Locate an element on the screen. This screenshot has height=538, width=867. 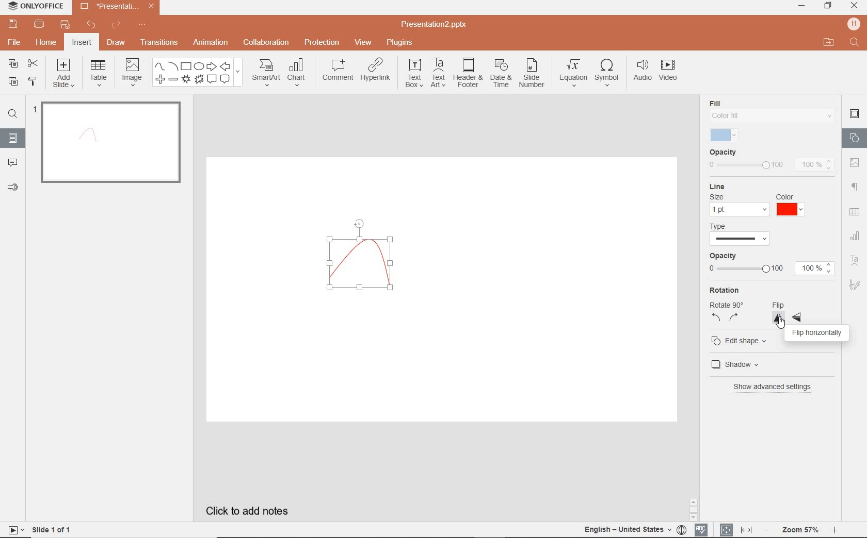
ZOOM is located at coordinates (806, 530).